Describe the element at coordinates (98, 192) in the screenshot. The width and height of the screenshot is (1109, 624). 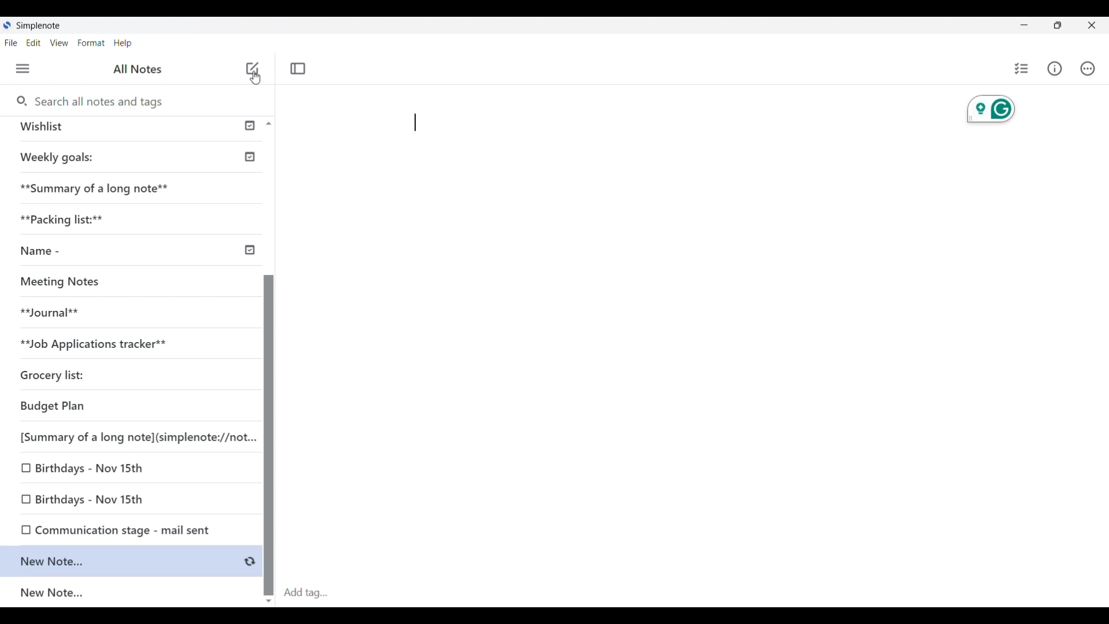
I see `**Summary of a long note**` at that location.